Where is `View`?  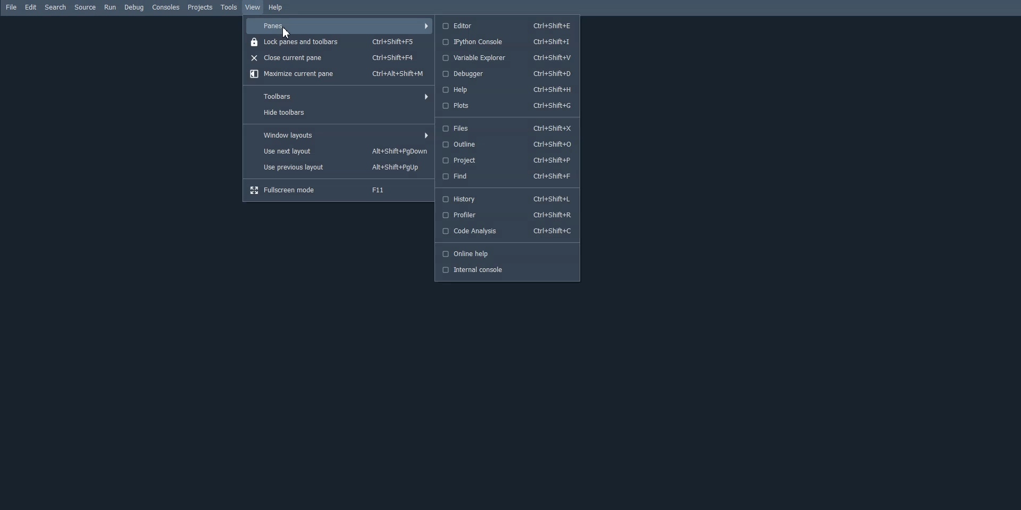
View is located at coordinates (253, 7).